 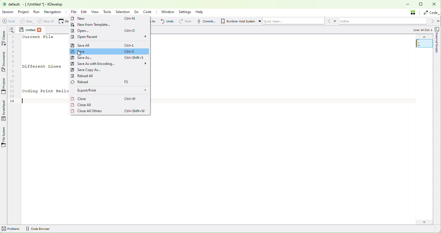 What do you see at coordinates (91, 45) in the screenshot?
I see `Save all ` at bounding box center [91, 45].